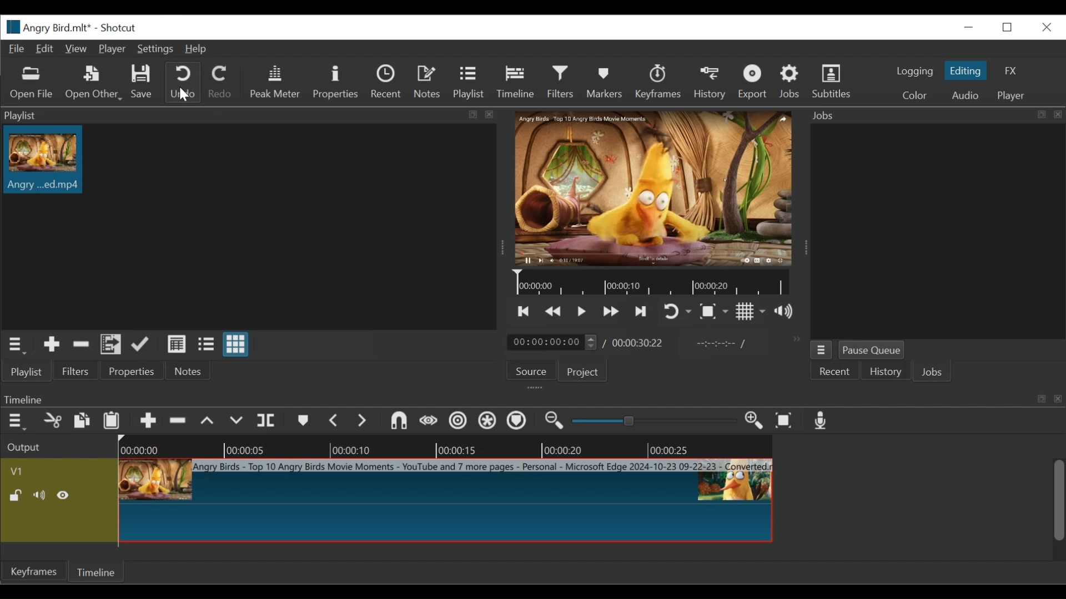  Describe the element at coordinates (469, 83) in the screenshot. I see `Playlist` at that location.